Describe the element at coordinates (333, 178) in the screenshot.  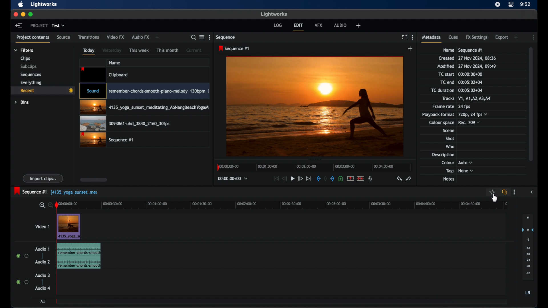
I see `out mark` at that location.